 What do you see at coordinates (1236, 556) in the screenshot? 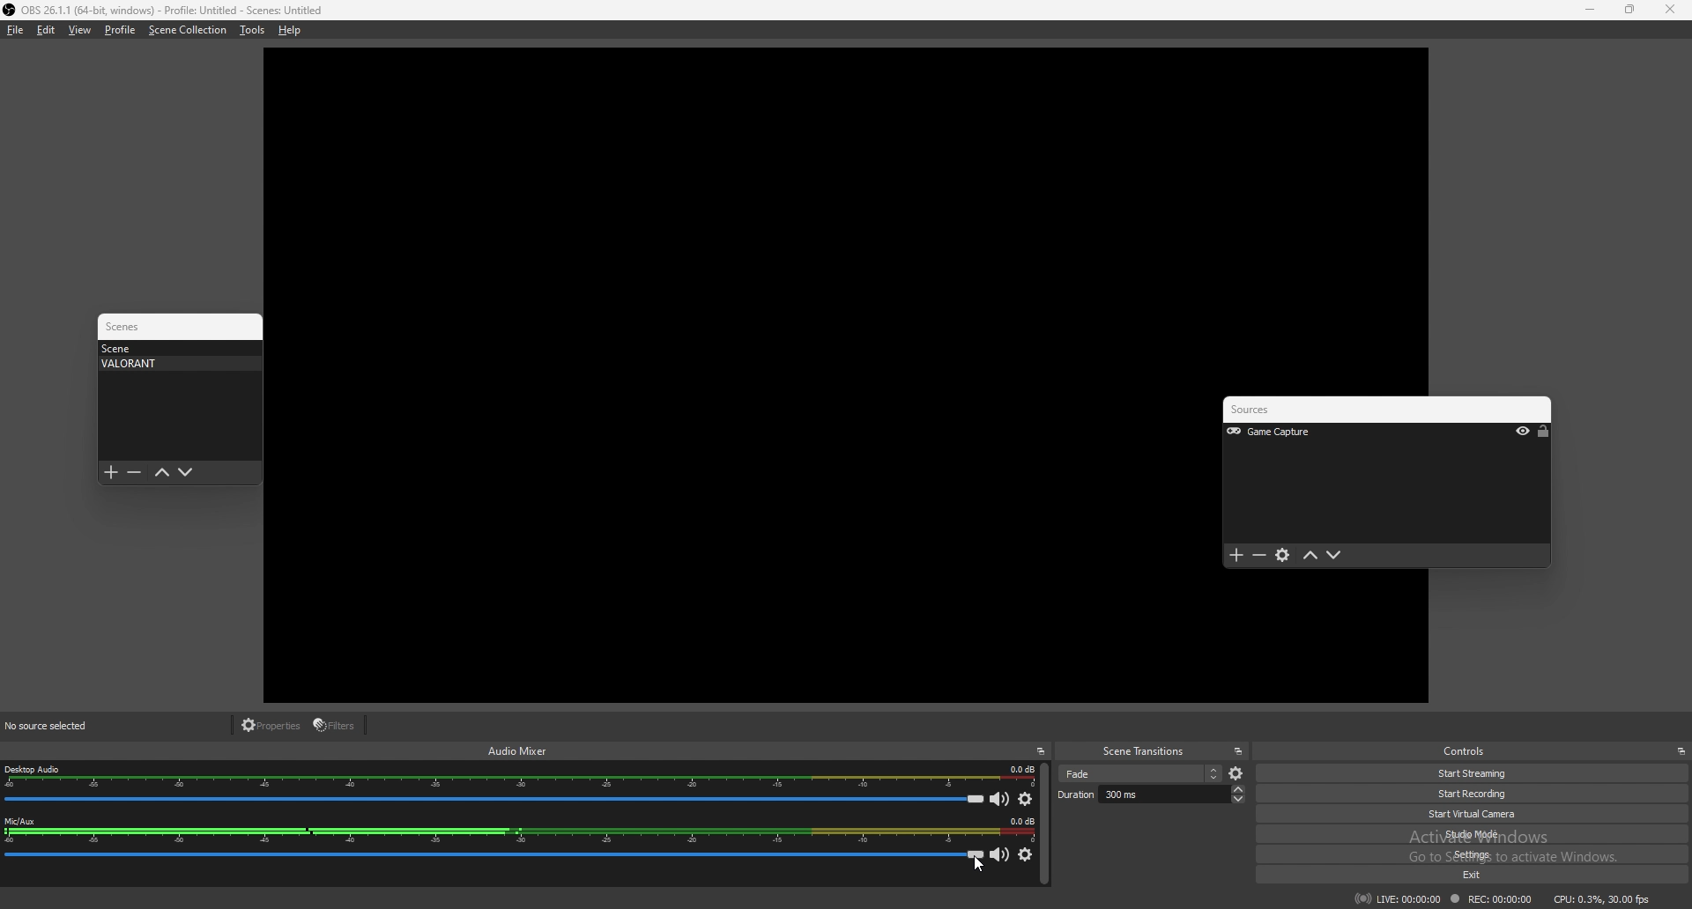
I see `add` at bounding box center [1236, 556].